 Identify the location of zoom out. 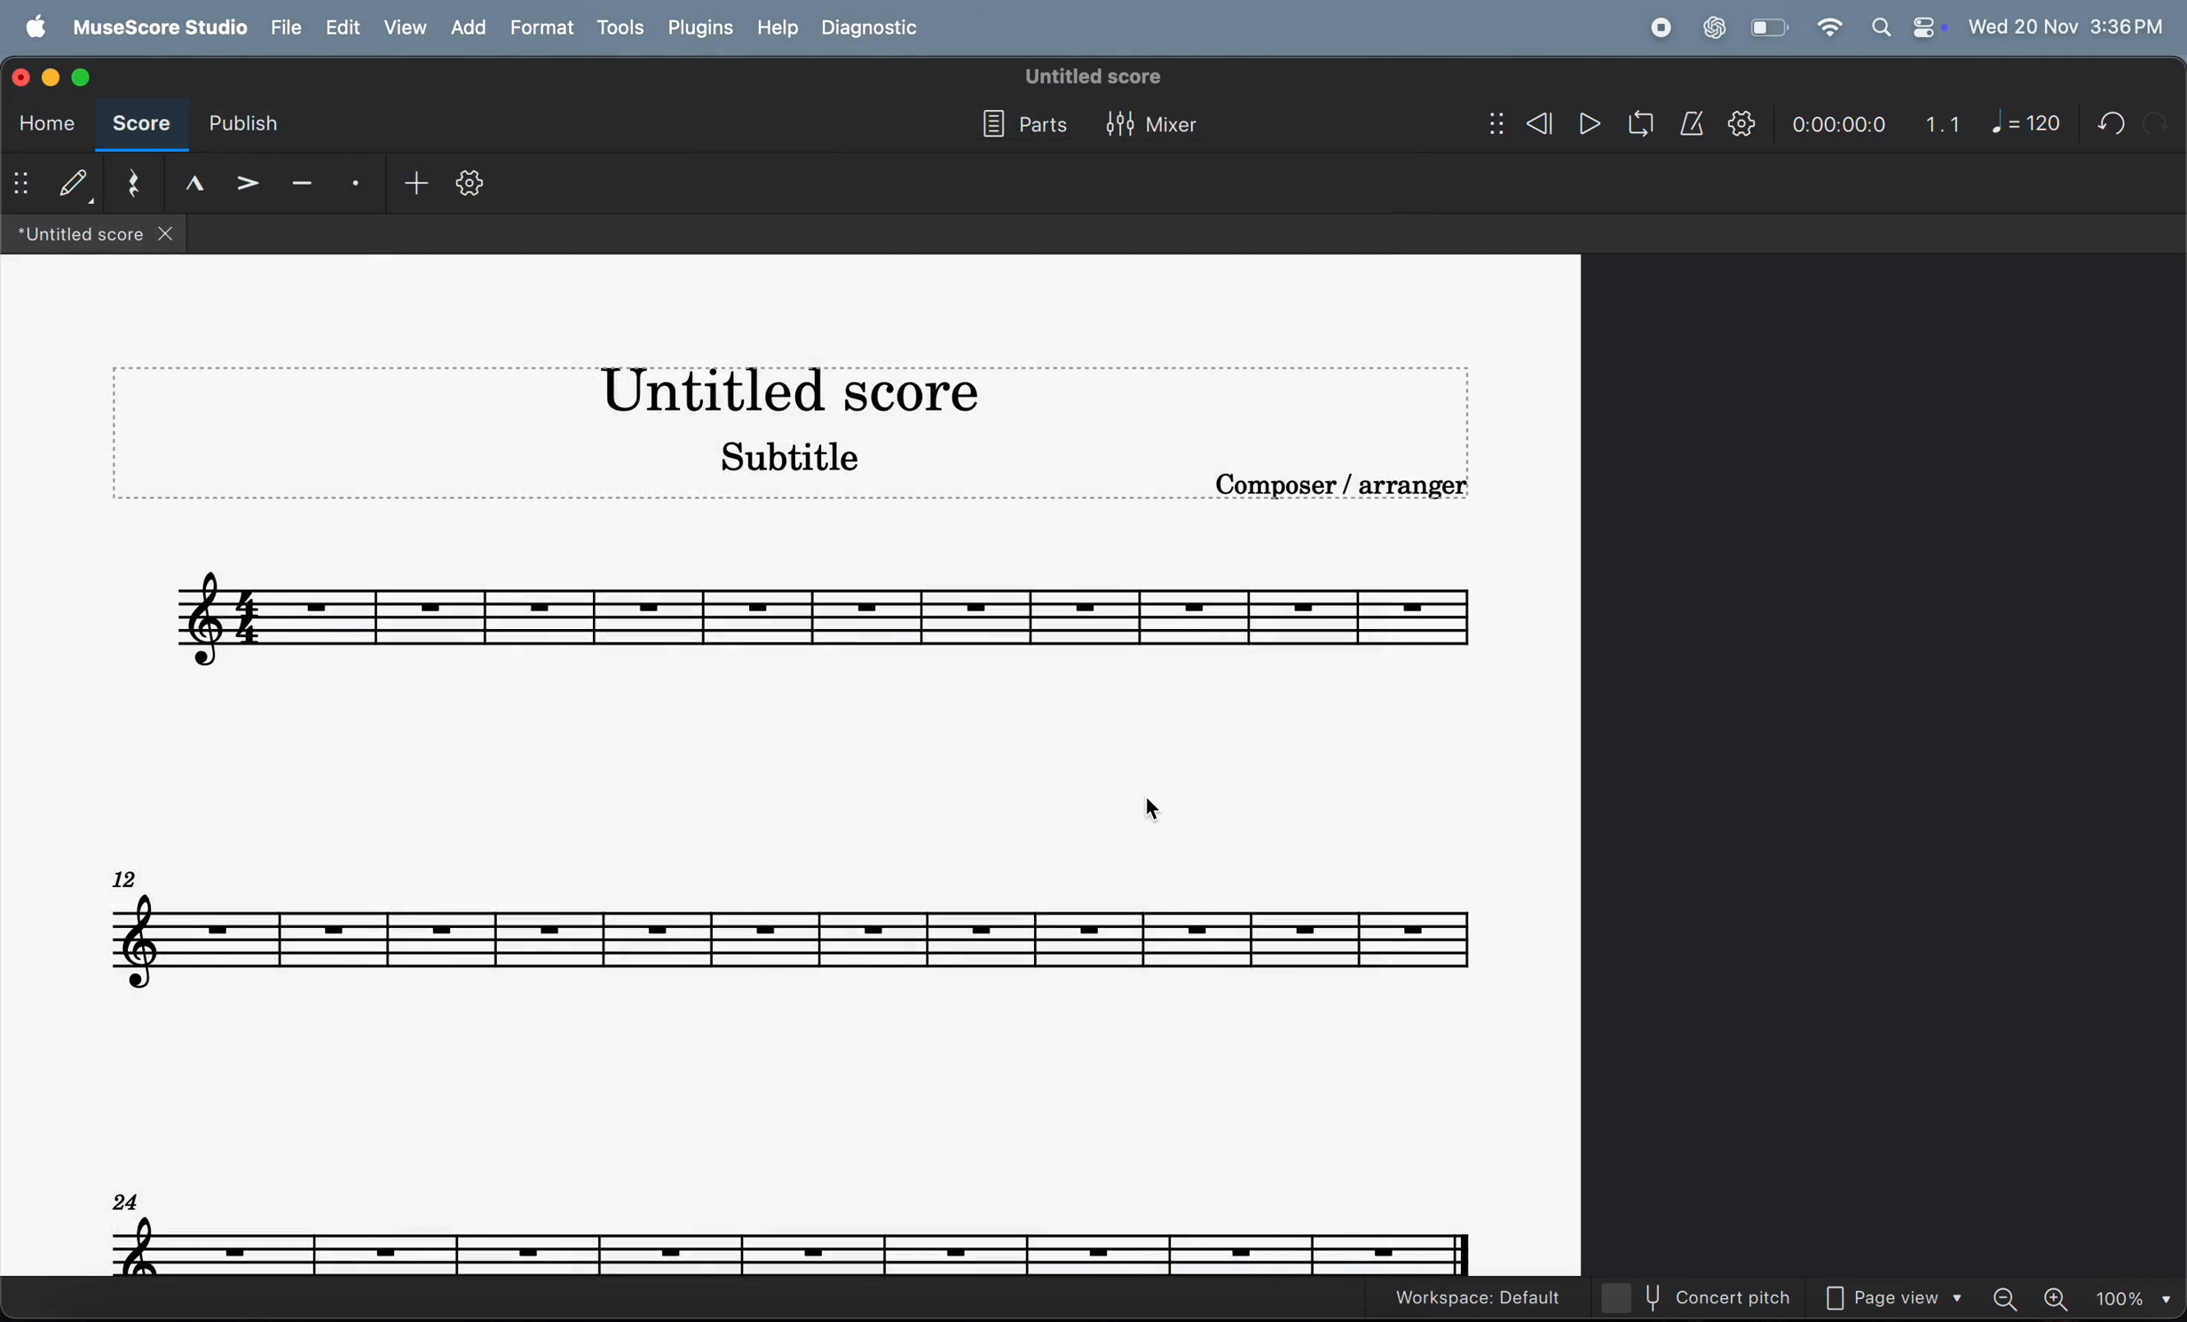
(2010, 1297).